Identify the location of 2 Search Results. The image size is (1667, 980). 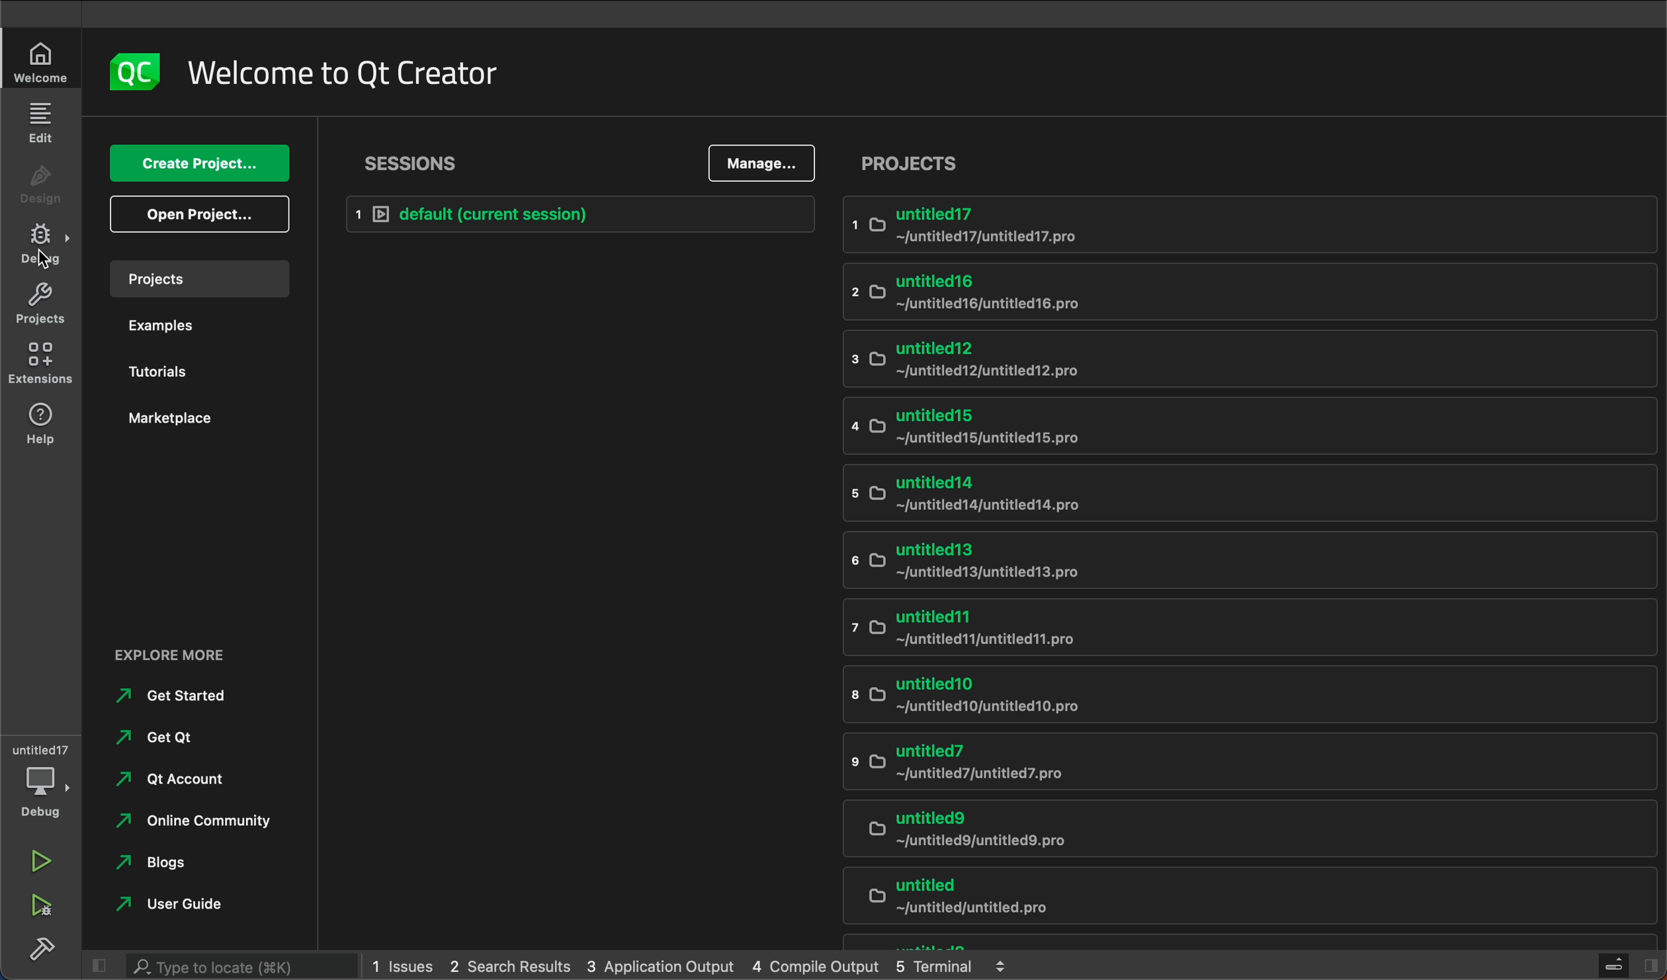
(506, 965).